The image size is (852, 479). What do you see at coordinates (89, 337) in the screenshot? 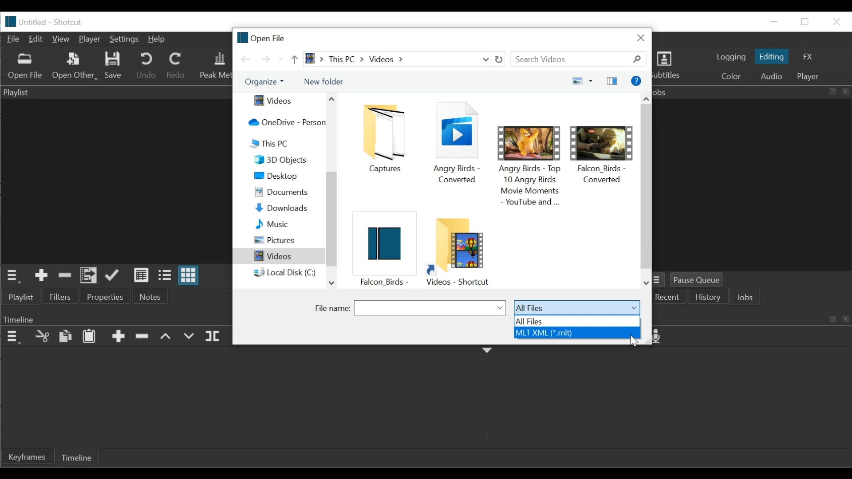
I see `Paste` at bounding box center [89, 337].